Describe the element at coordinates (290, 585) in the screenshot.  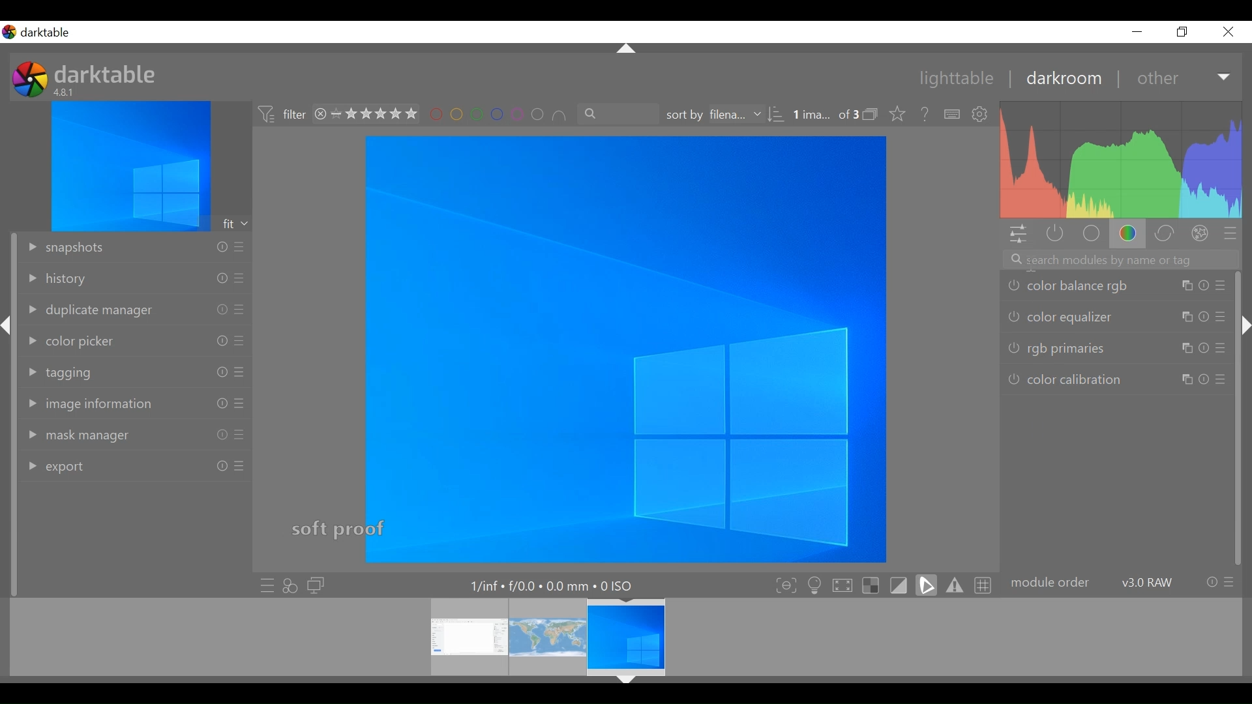
I see `quick access for applying any styles` at that location.